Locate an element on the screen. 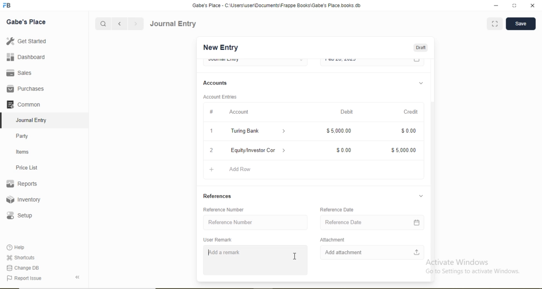  Setup is located at coordinates (19, 215).